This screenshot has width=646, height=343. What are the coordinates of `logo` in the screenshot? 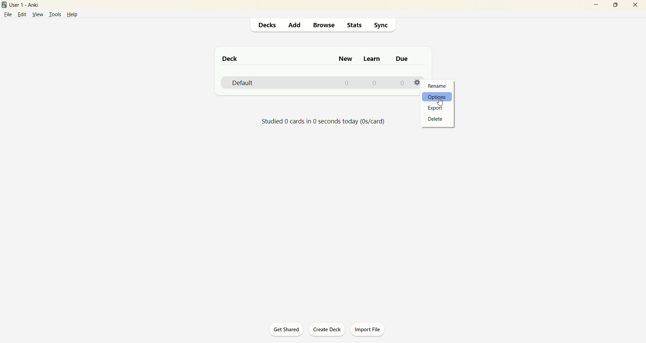 It's located at (5, 5).